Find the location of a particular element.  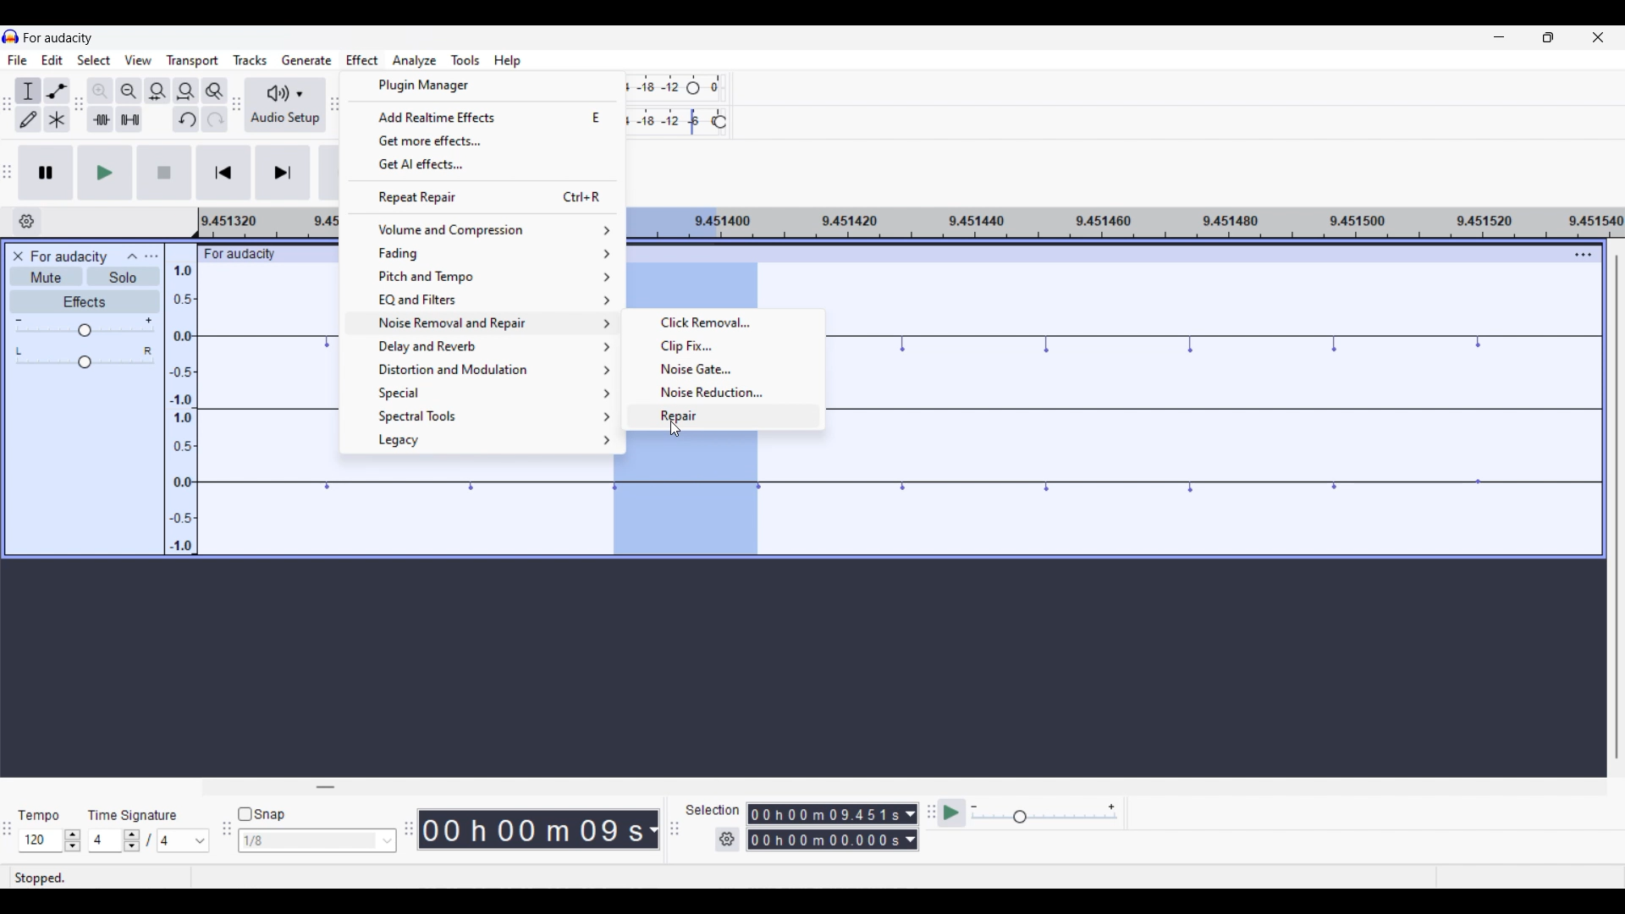

Distortion and modulation options is located at coordinates (482, 370).